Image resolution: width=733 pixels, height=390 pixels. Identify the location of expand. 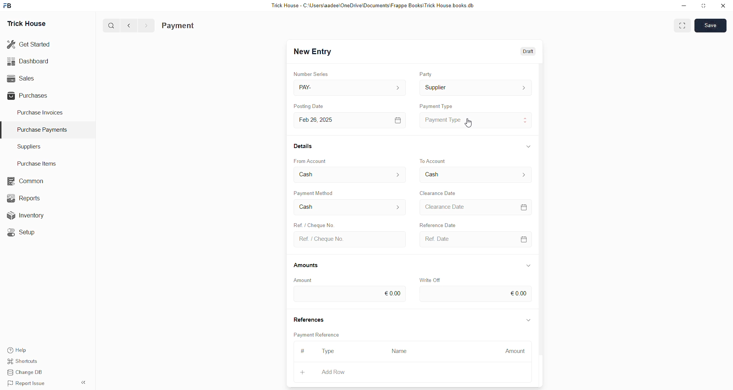
(529, 264).